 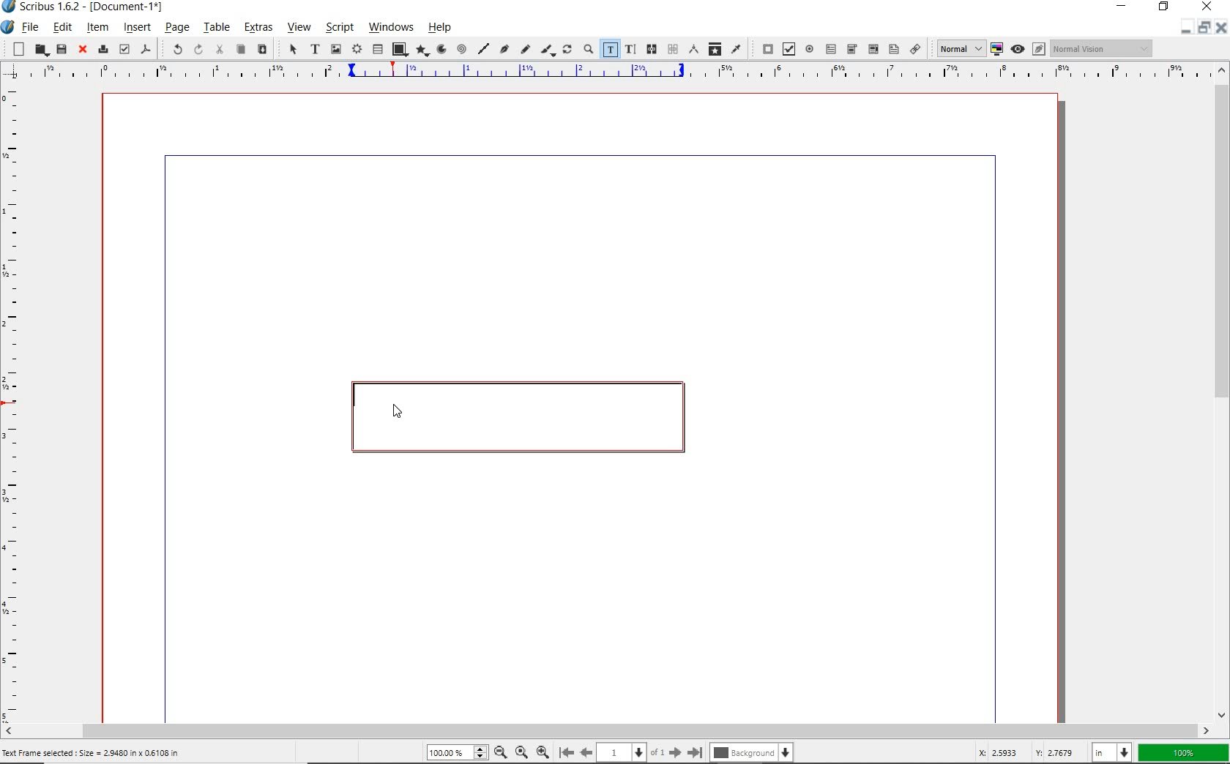 I want to click on Scribus 1.6.2 - [Document-1*], so click(x=87, y=9).